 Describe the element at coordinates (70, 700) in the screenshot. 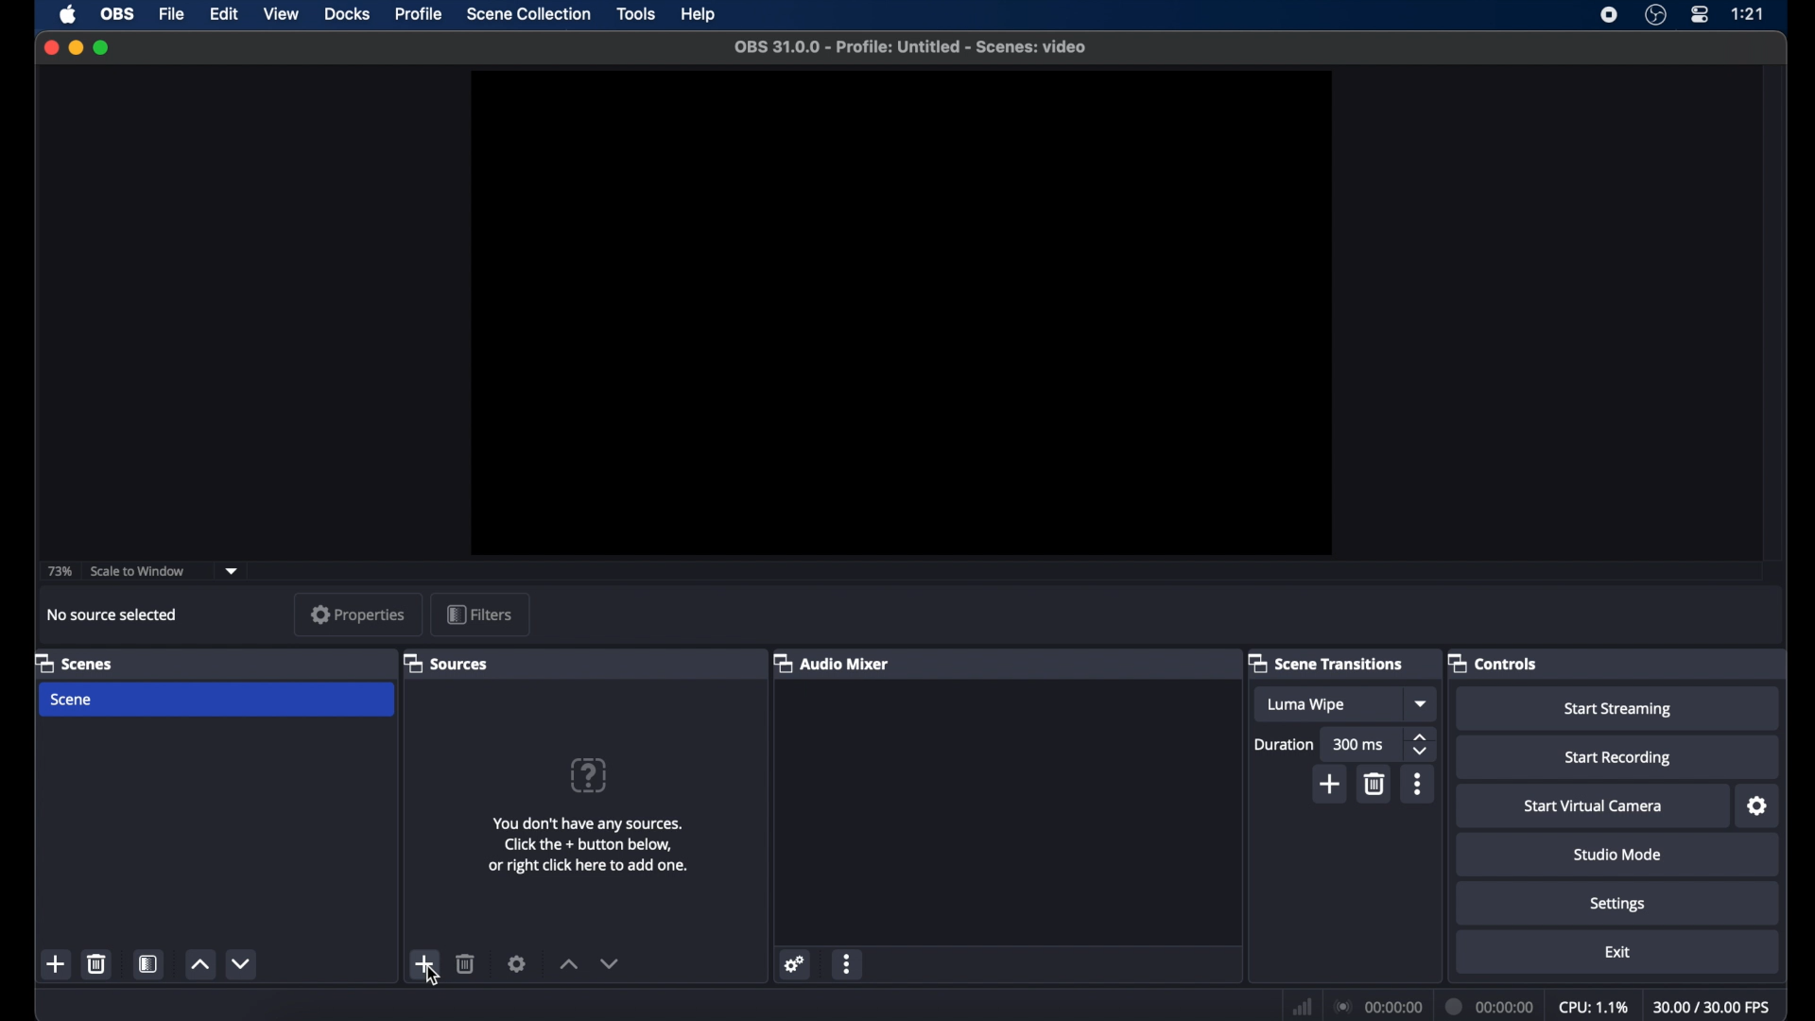

I see `scene` at that location.